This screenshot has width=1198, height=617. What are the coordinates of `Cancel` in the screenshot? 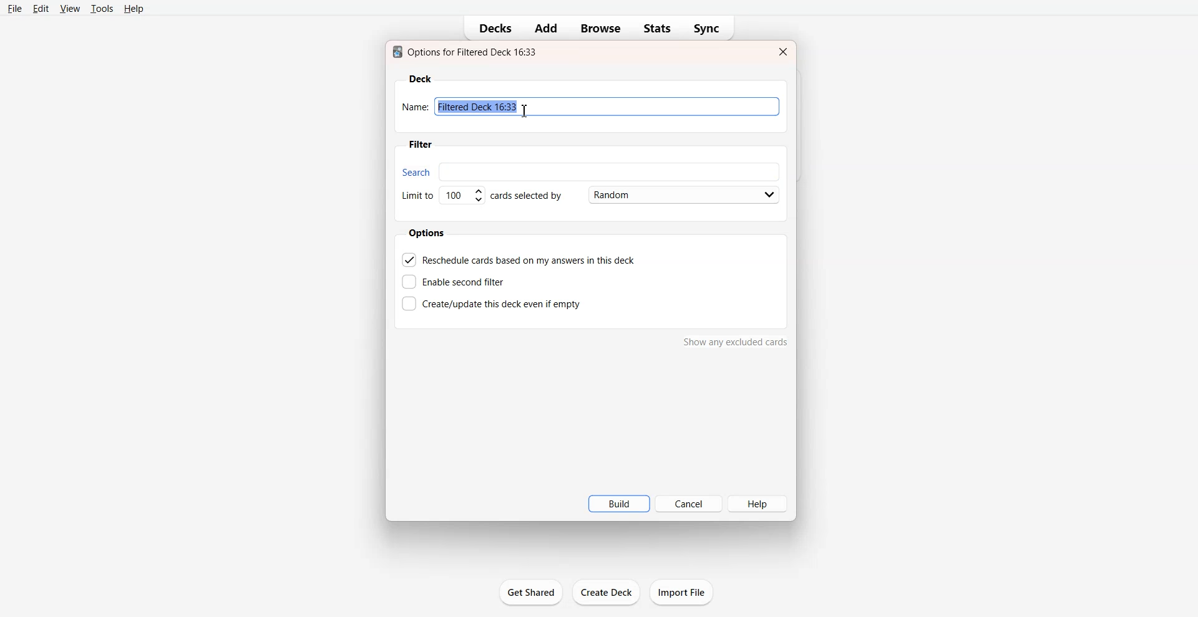 It's located at (688, 504).